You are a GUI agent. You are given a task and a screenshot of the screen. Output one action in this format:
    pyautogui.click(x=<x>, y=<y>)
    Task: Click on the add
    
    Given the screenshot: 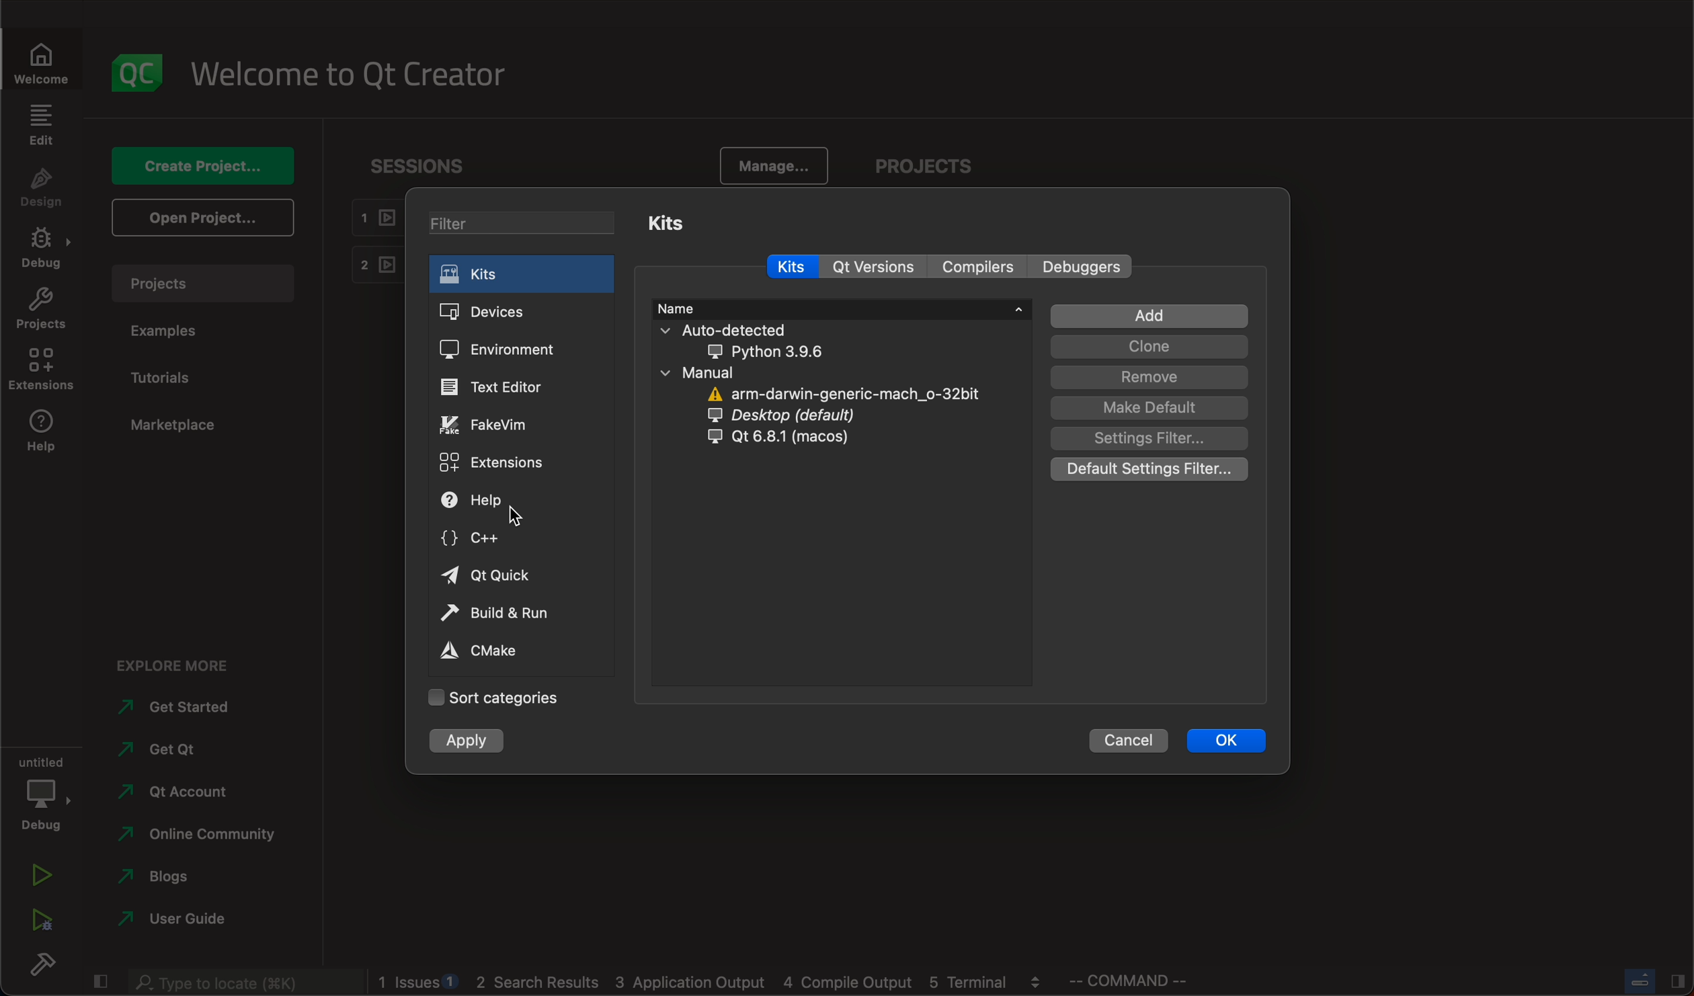 What is the action you would take?
    pyautogui.click(x=1152, y=317)
    